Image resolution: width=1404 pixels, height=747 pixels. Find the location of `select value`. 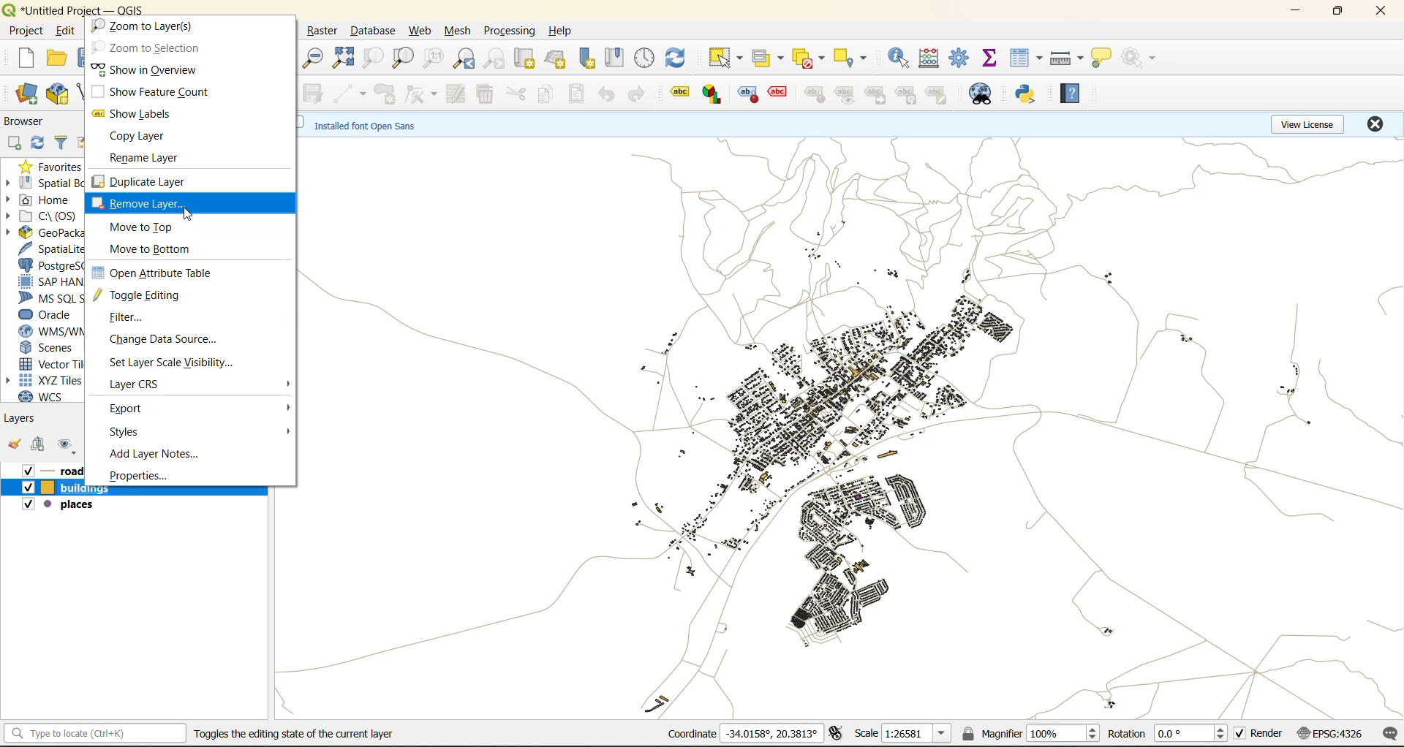

select value is located at coordinates (771, 58).